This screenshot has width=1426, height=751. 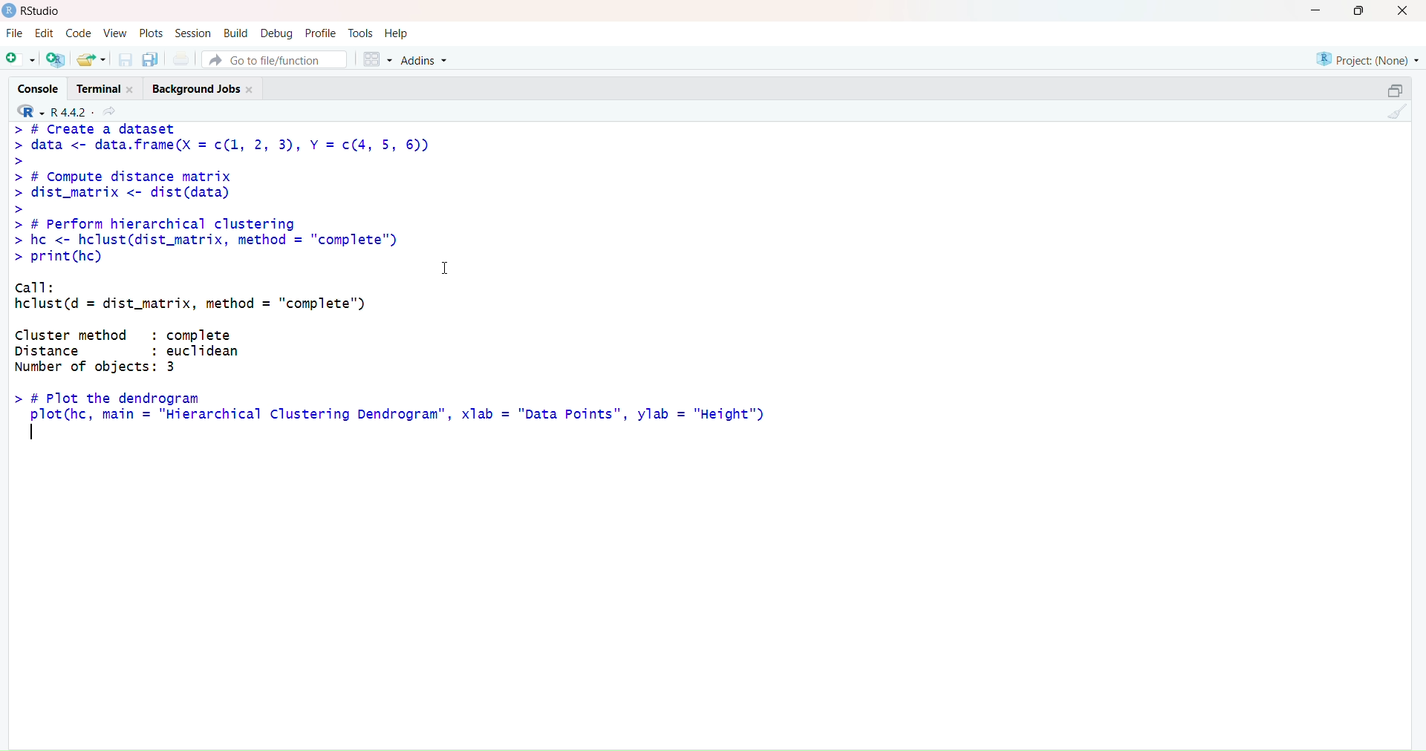 What do you see at coordinates (201, 86) in the screenshot?
I see `Background Jobs` at bounding box center [201, 86].